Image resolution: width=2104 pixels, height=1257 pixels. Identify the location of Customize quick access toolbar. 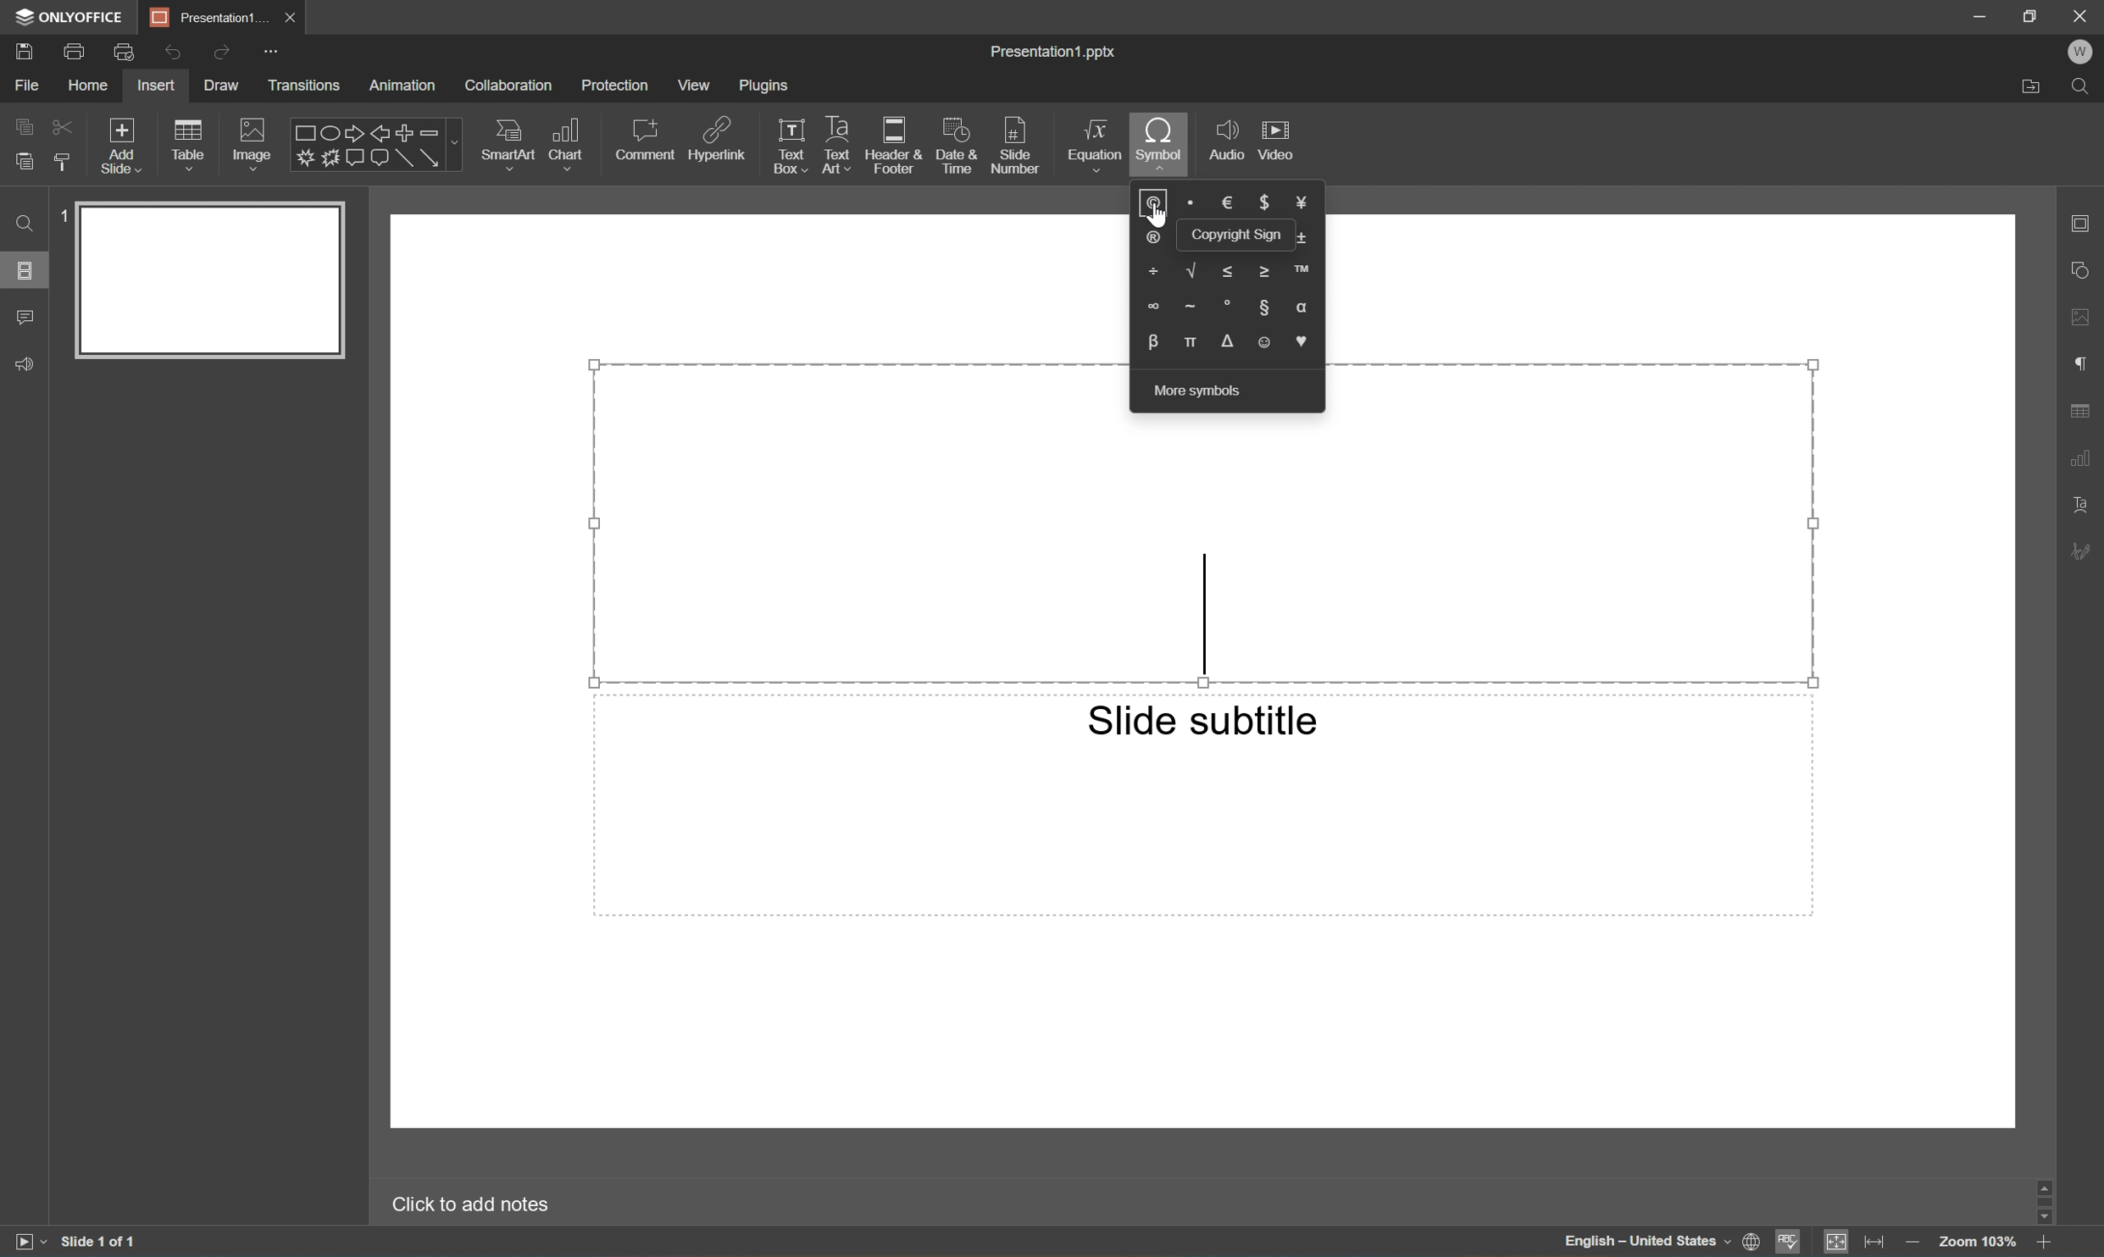
(271, 54).